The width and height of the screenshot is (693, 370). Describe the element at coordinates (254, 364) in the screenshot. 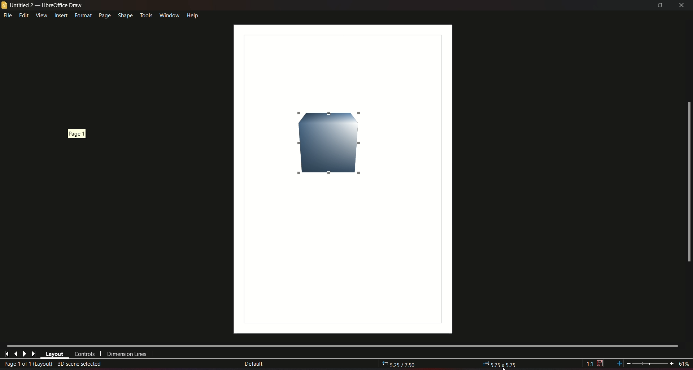

I see `Default` at that location.